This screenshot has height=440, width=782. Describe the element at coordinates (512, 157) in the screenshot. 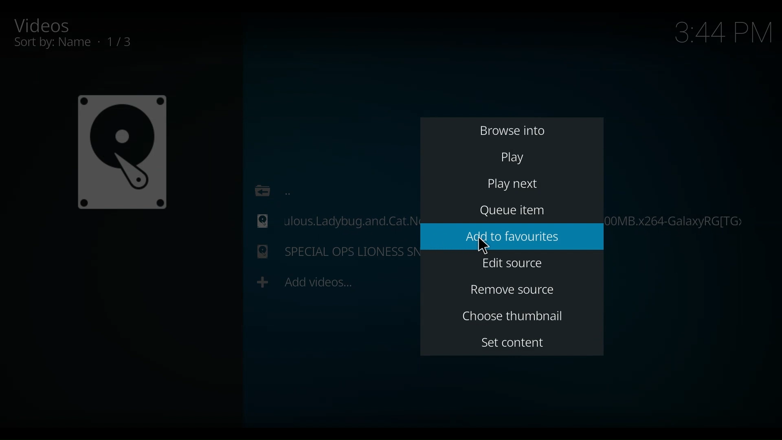

I see `play` at that location.